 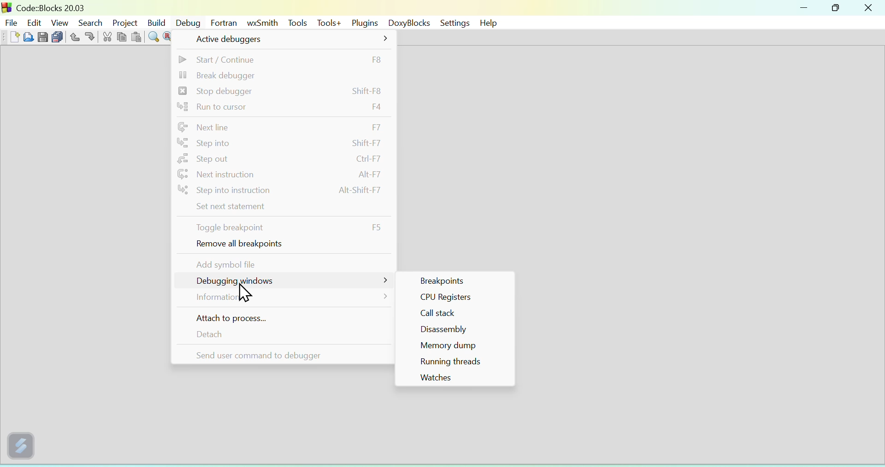 What do you see at coordinates (281, 91) in the screenshot?
I see `stop debugger` at bounding box center [281, 91].